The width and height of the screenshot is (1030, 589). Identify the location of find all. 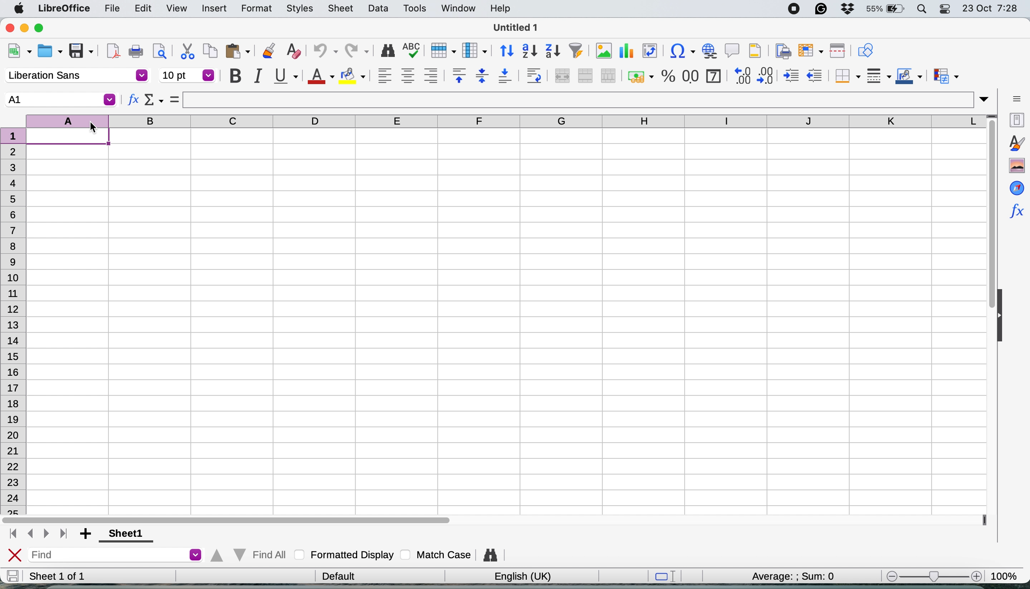
(250, 556).